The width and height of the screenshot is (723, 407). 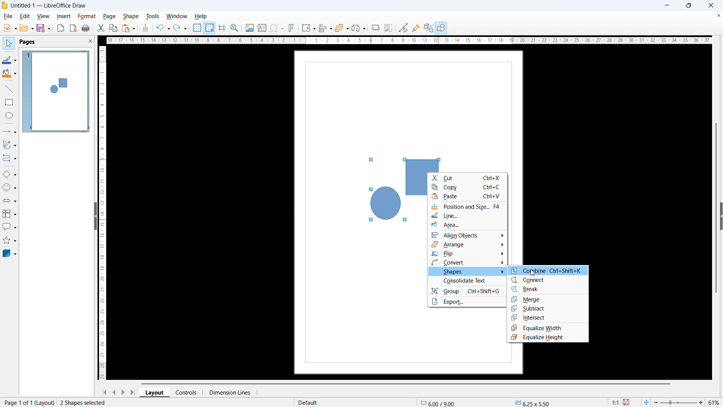 What do you see at coordinates (307, 402) in the screenshot?
I see `default page display` at bounding box center [307, 402].